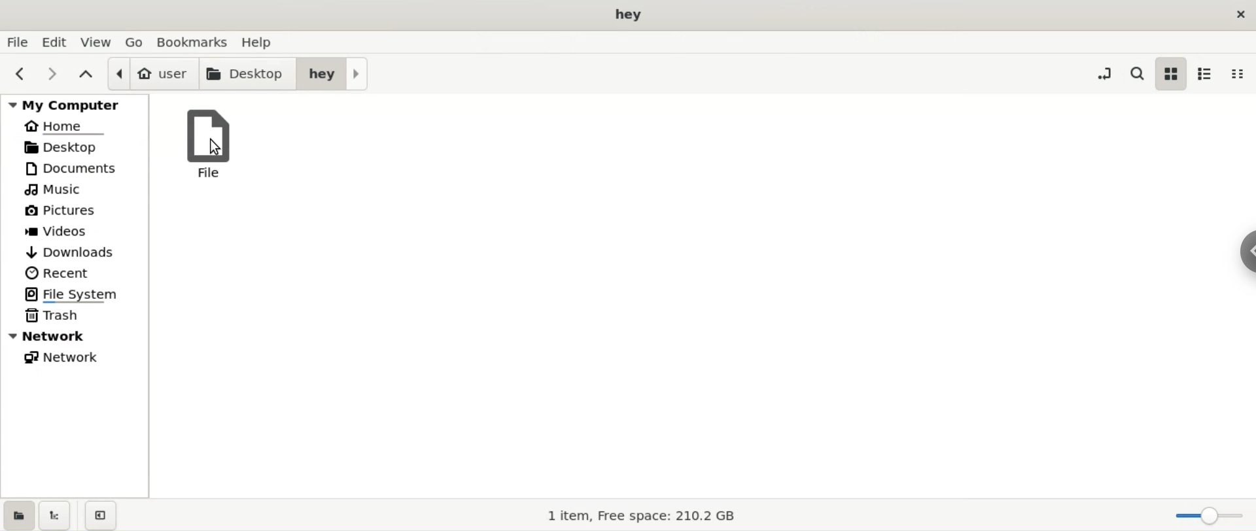  I want to click on search, so click(1136, 73).